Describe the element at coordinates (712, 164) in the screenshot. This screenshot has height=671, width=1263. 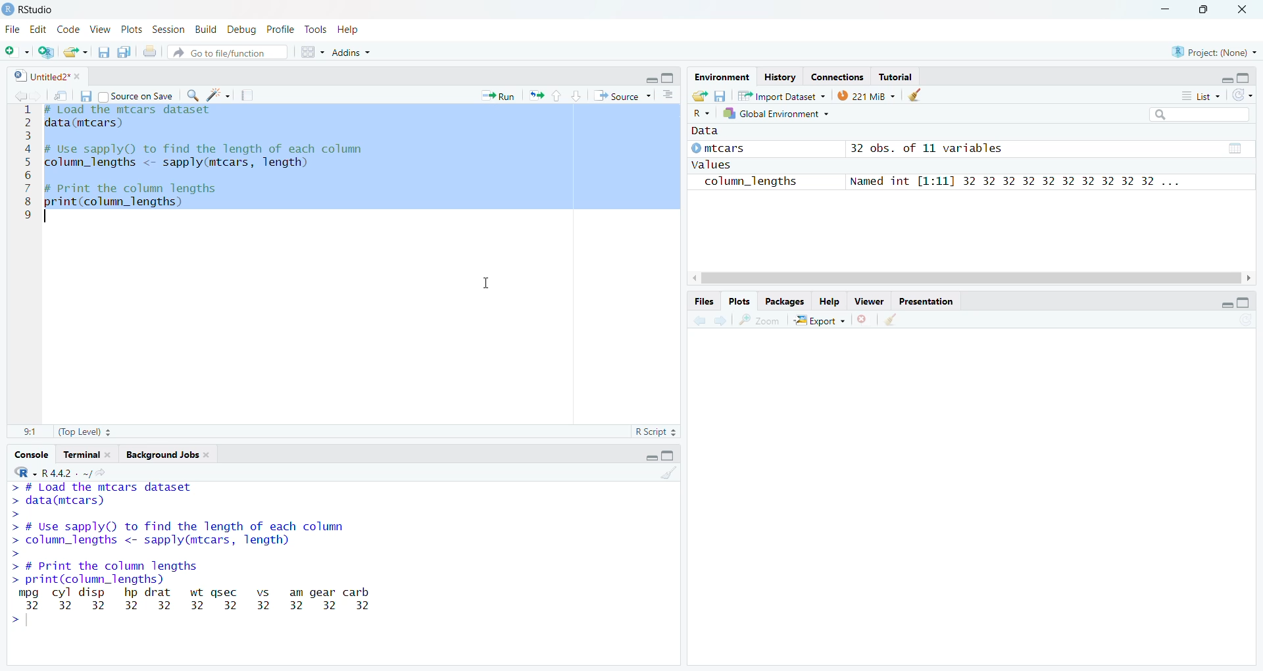
I see `values` at that location.